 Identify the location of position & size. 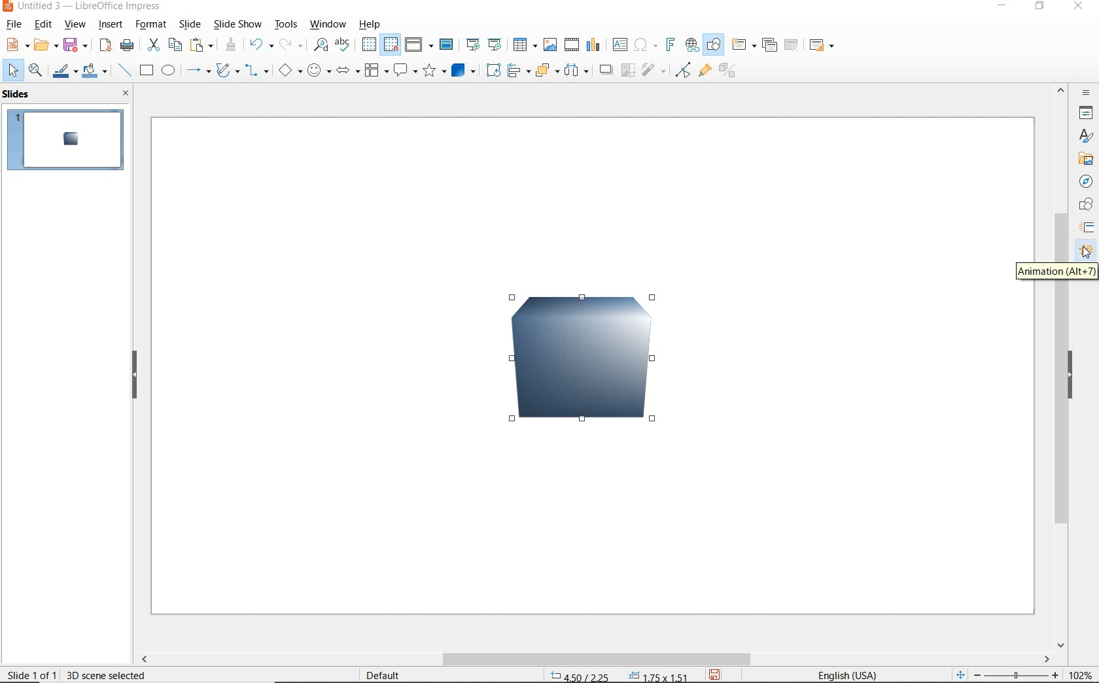
(620, 674).